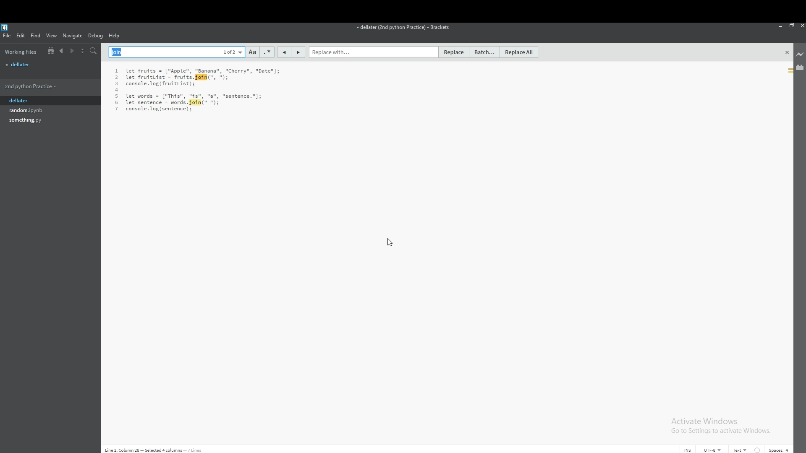  Describe the element at coordinates (297, 52) in the screenshot. I see `next match` at that location.